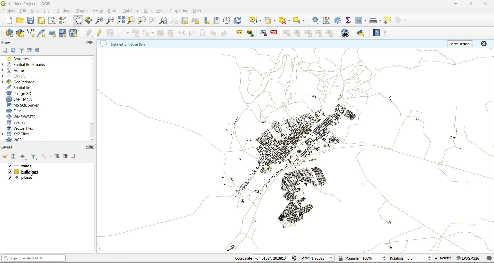 The height and width of the screenshot is (263, 494). Describe the element at coordinates (78, 21) in the screenshot. I see `pan map` at that location.